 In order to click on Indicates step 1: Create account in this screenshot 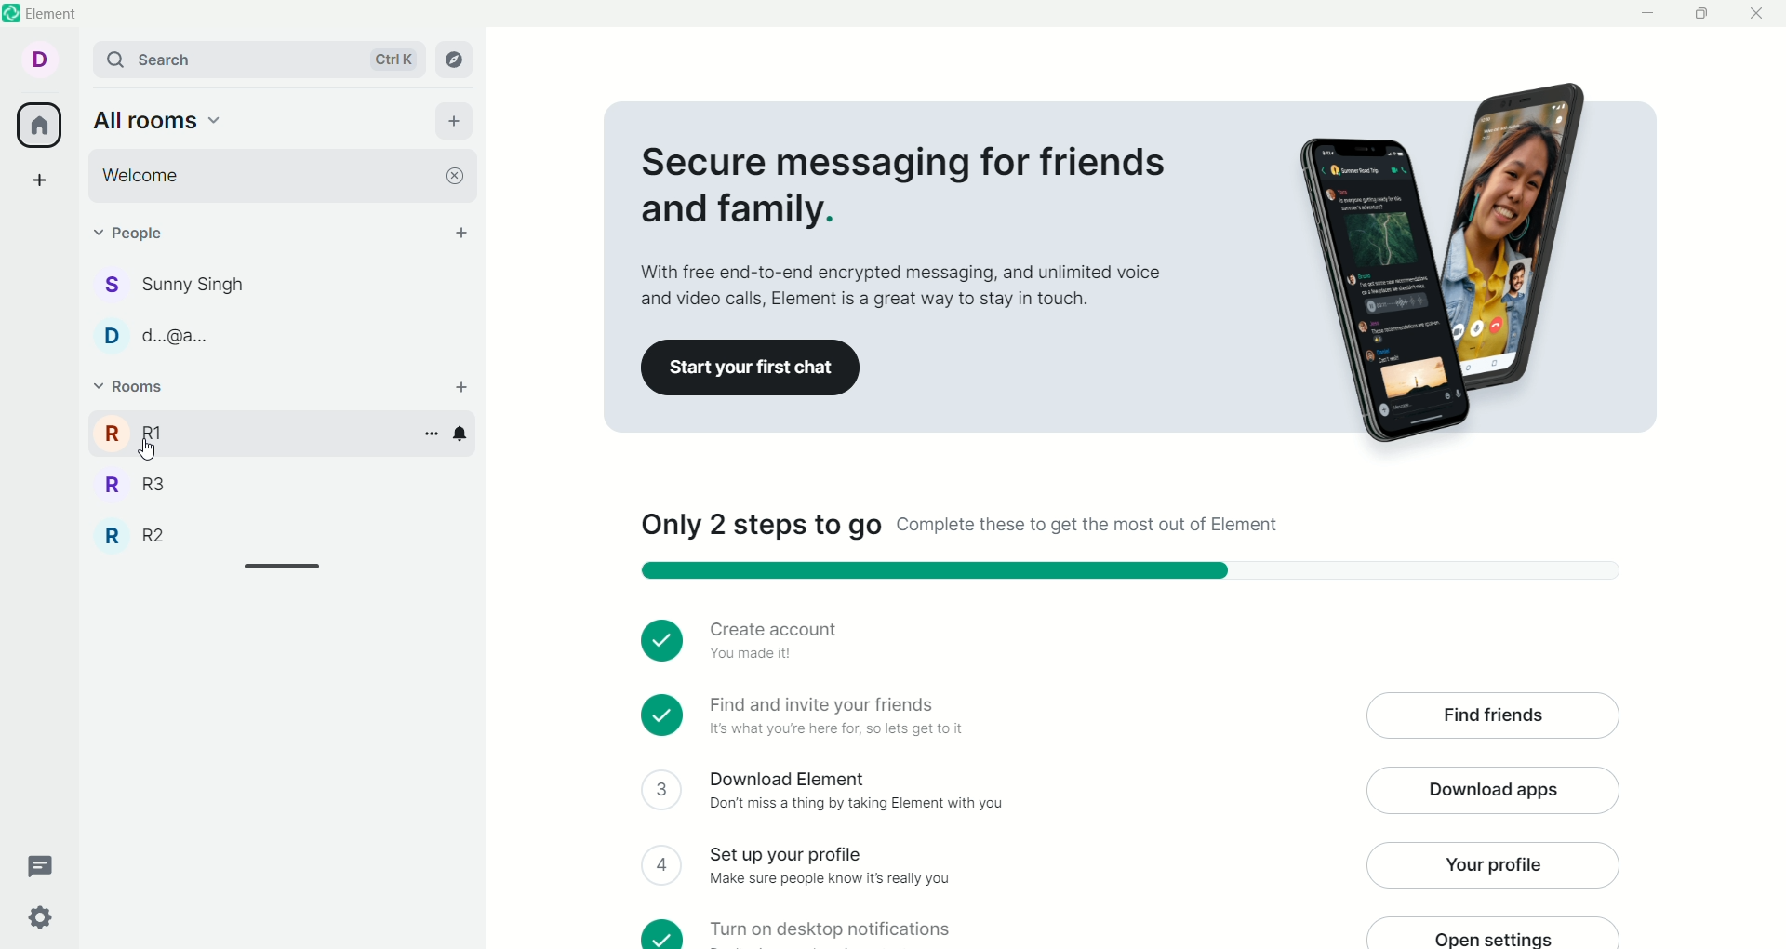, I will do `click(779, 641)`.